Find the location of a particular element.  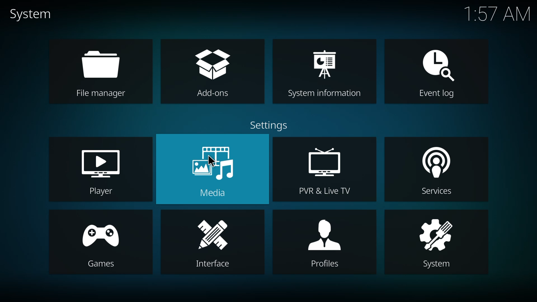

pvr & live tv is located at coordinates (326, 170).